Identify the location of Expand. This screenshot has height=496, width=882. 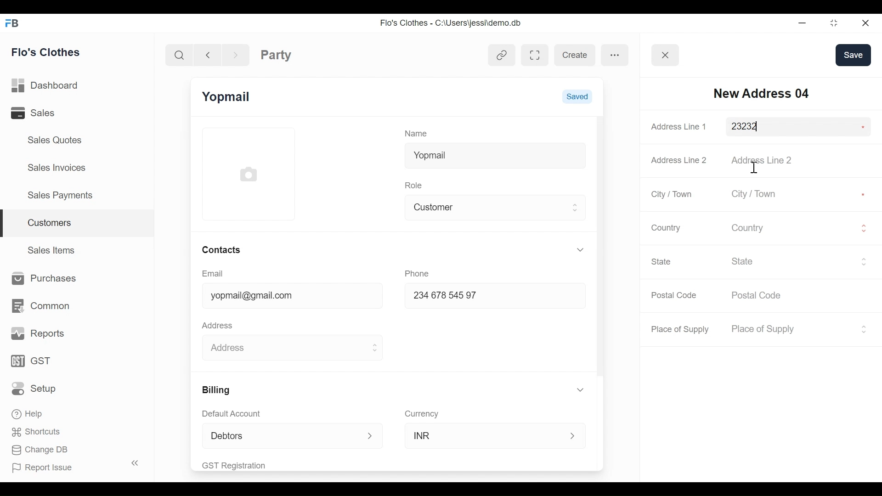
(582, 390).